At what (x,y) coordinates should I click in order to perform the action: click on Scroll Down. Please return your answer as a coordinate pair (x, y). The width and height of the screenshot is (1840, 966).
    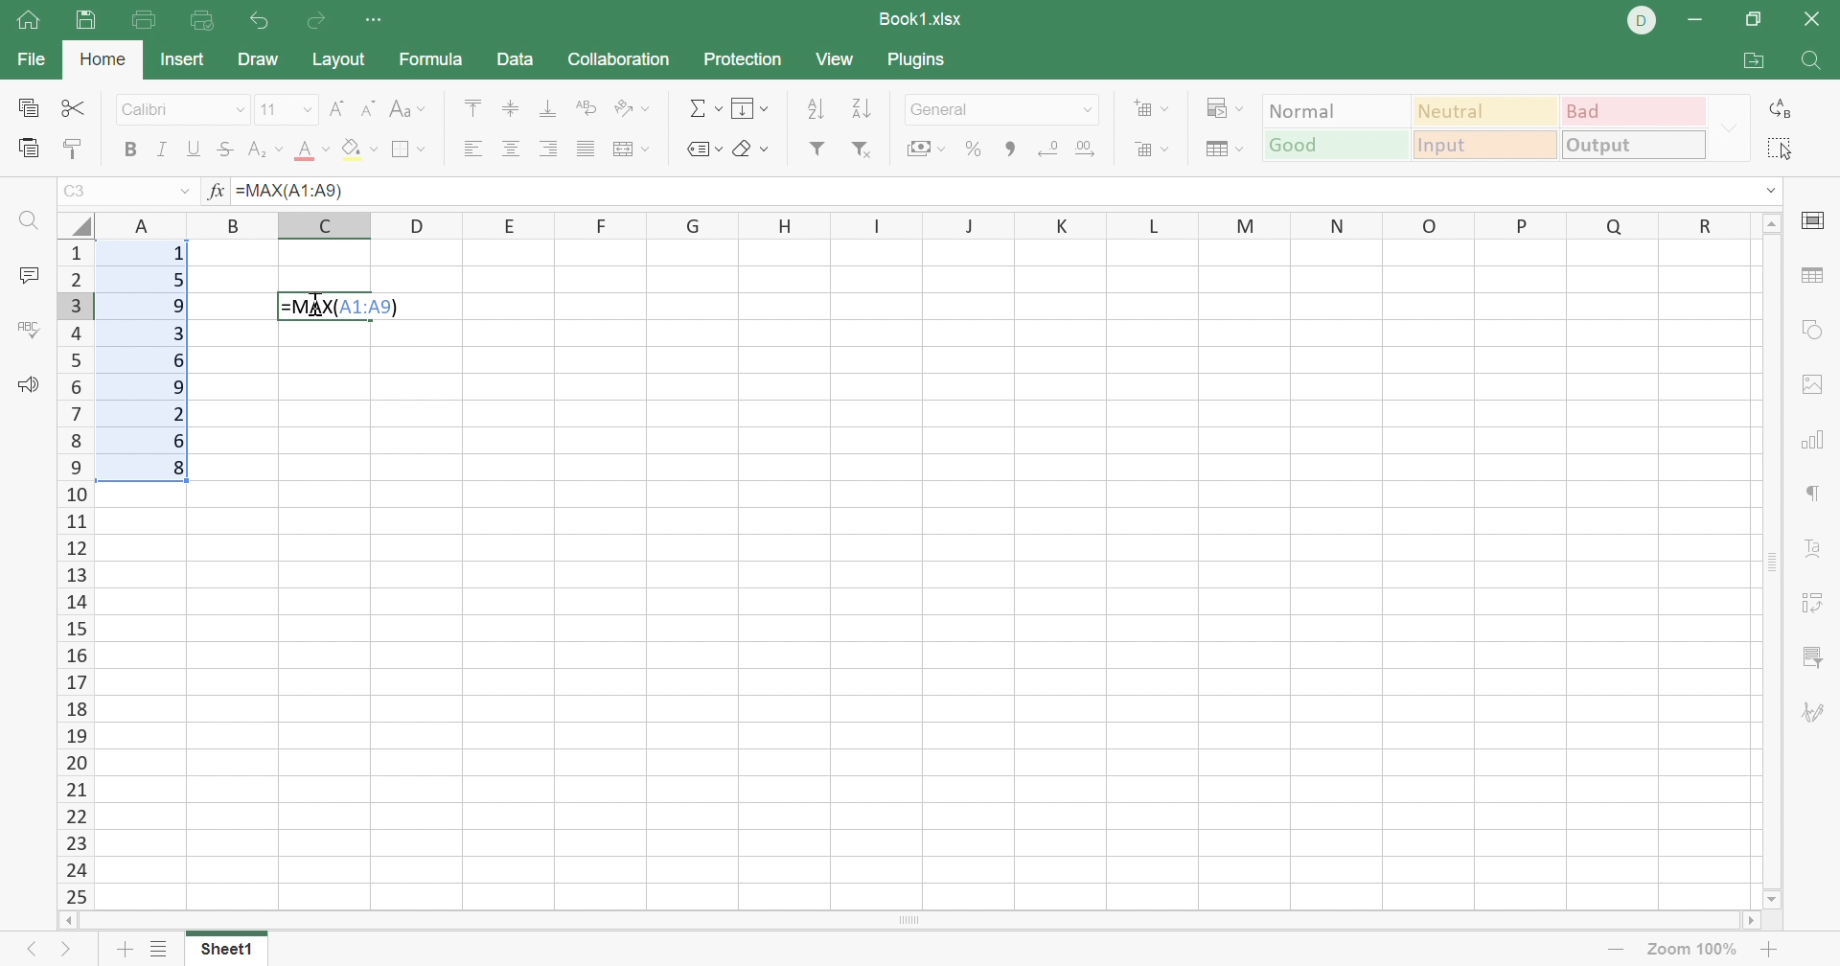
    Looking at the image, I should click on (1770, 899).